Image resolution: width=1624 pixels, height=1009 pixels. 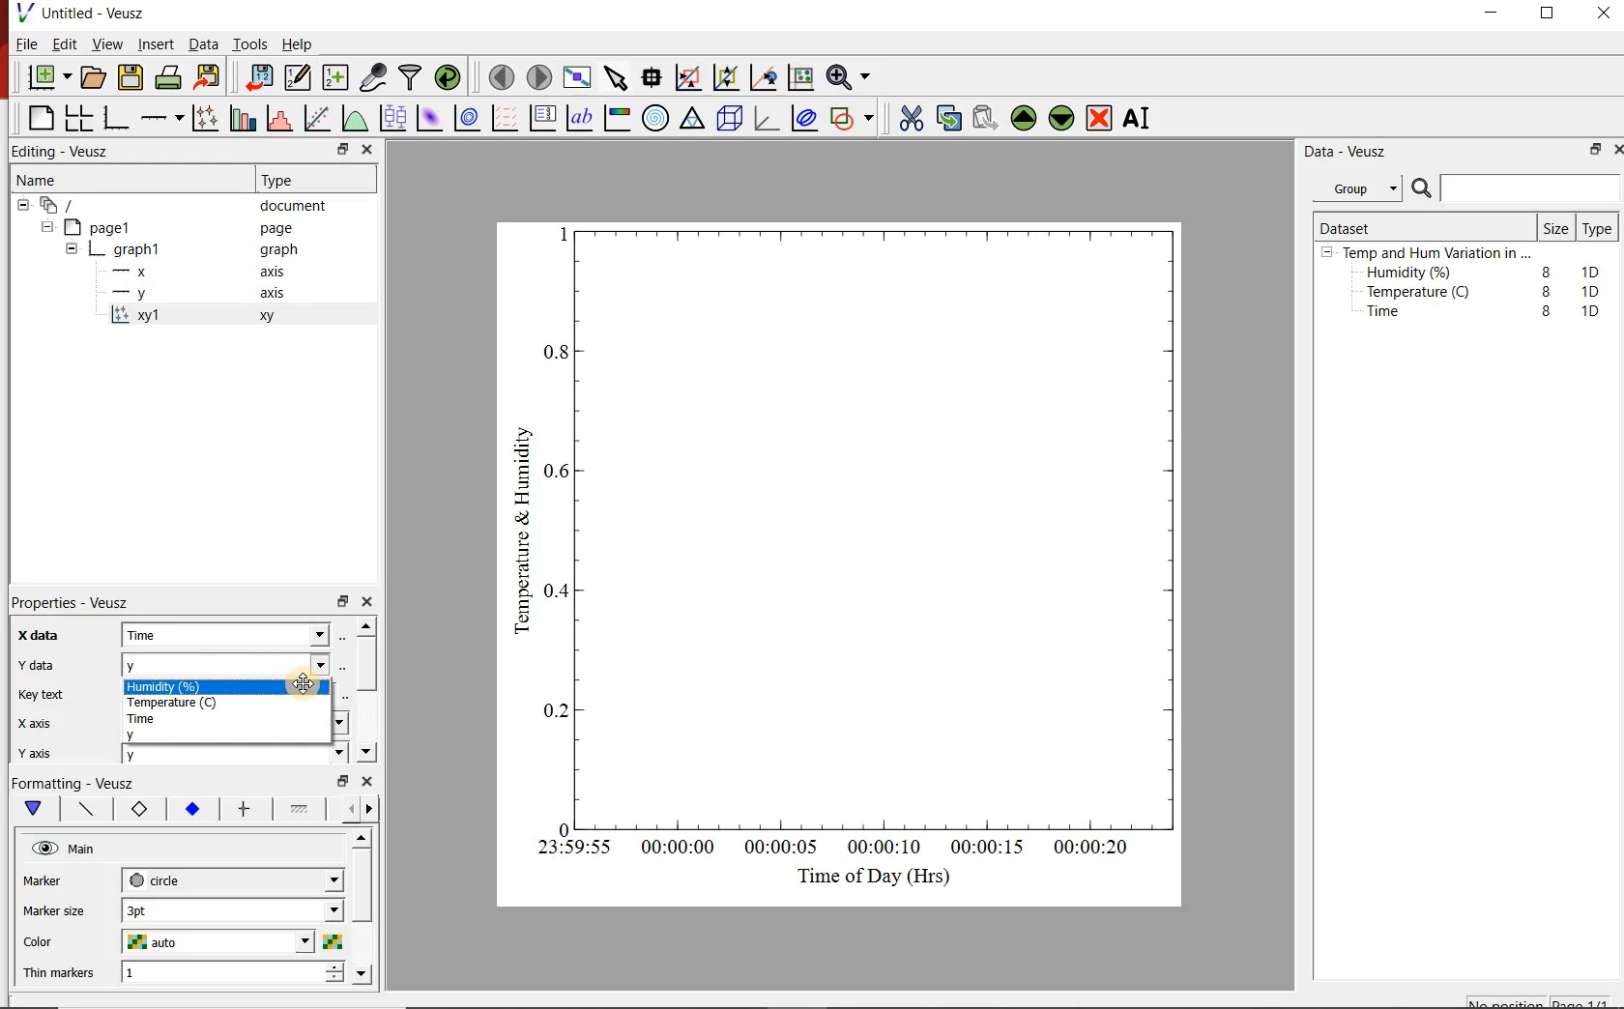 What do you see at coordinates (1025, 116) in the screenshot?
I see `Move the selected widget up` at bounding box center [1025, 116].